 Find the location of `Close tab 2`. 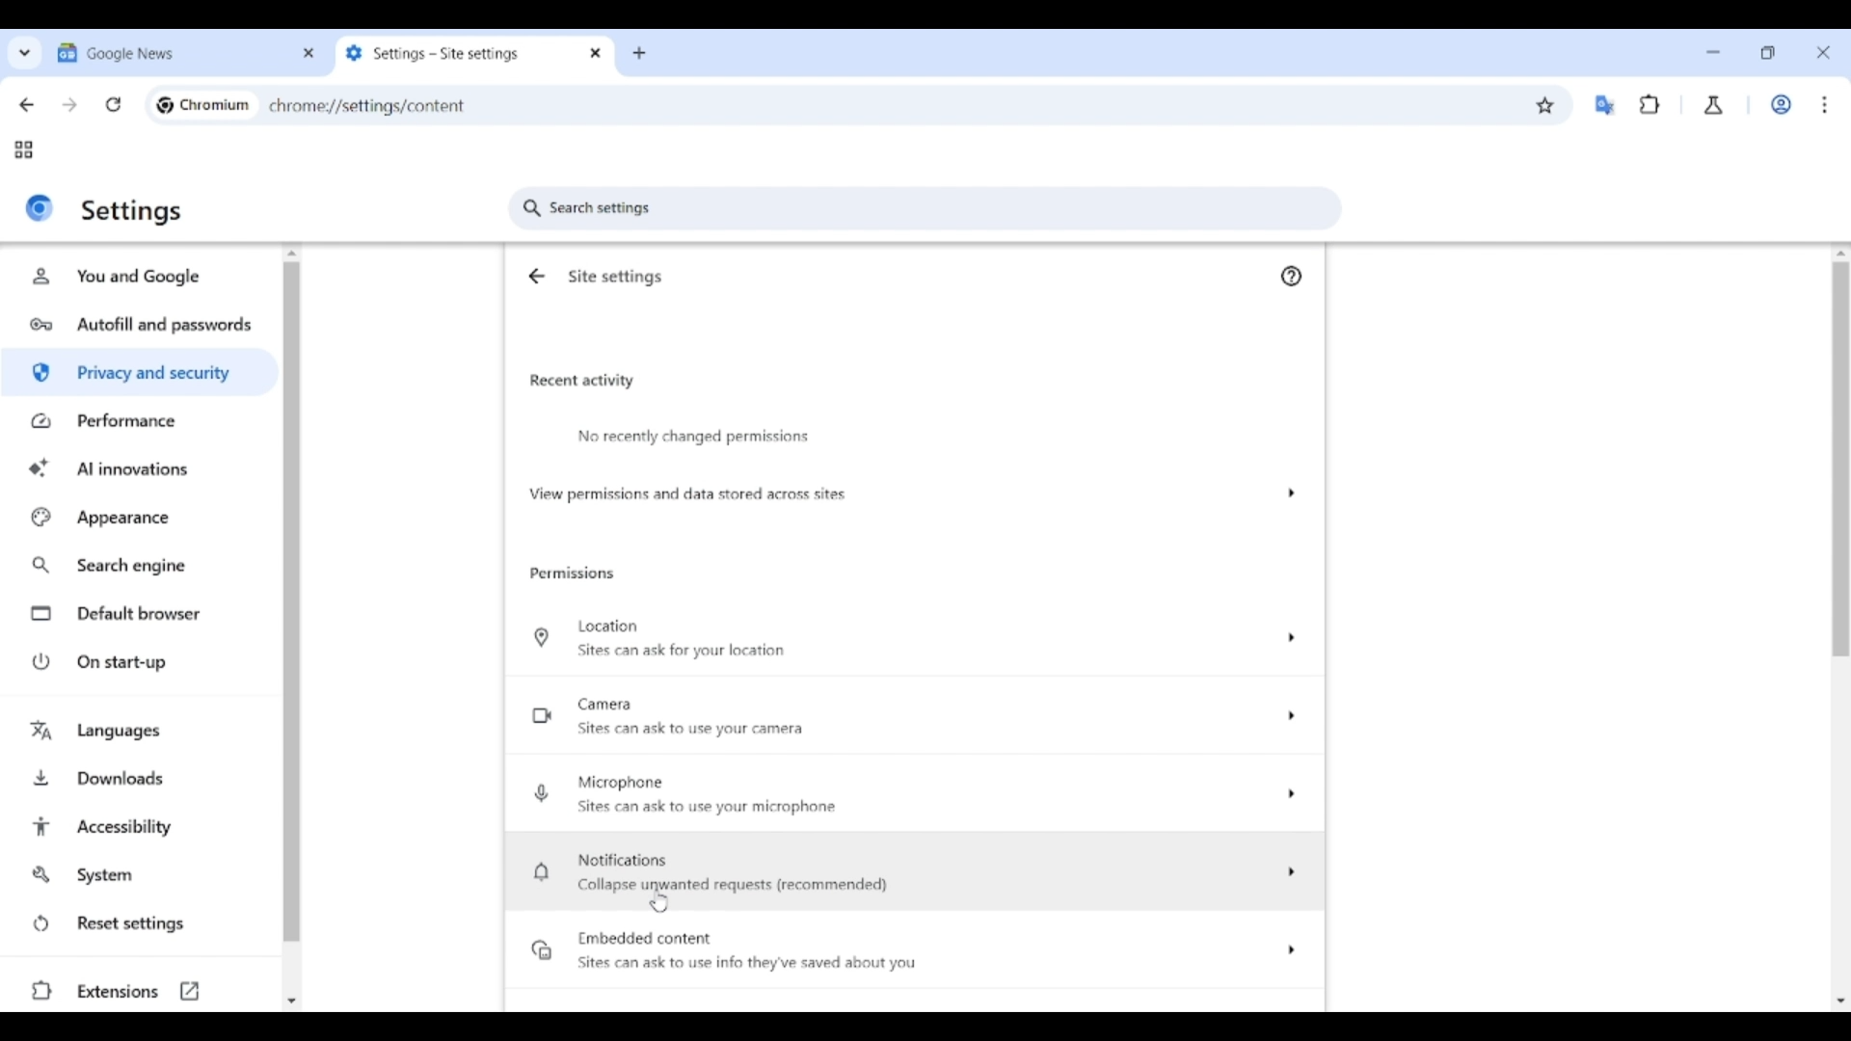

Close tab 2 is located at coordinates (597, 53).